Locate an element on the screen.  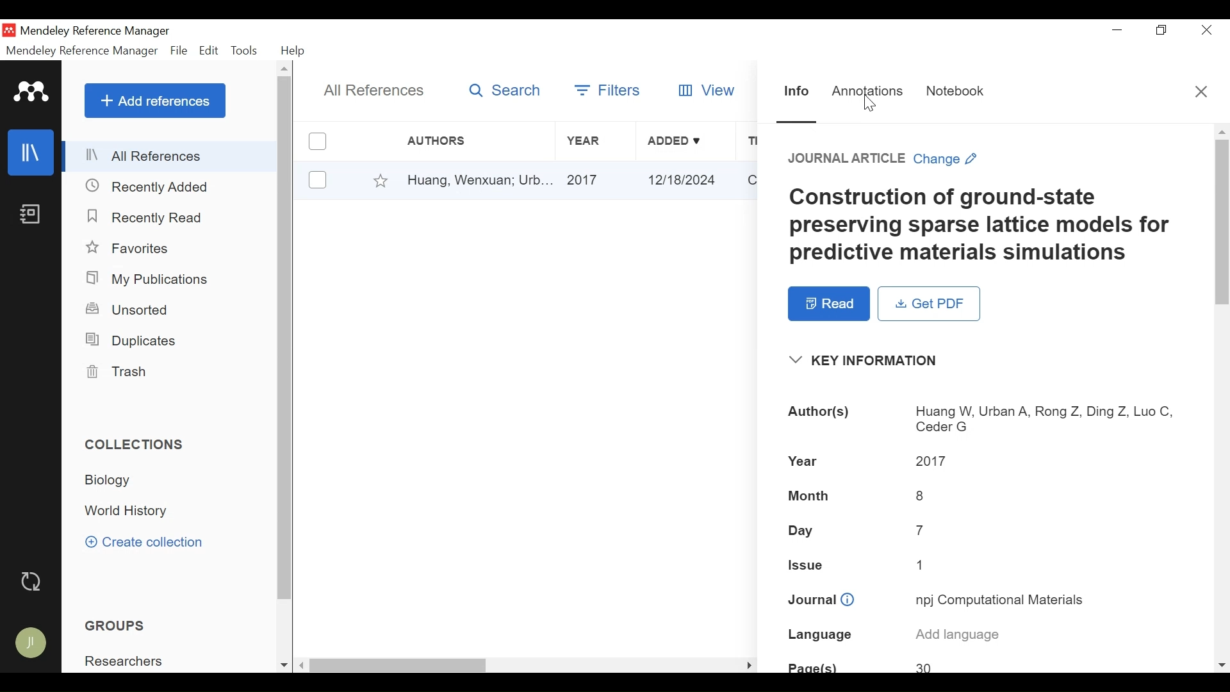
Huang, Wenxuan; Urb... is located at coordinates (479, 180).